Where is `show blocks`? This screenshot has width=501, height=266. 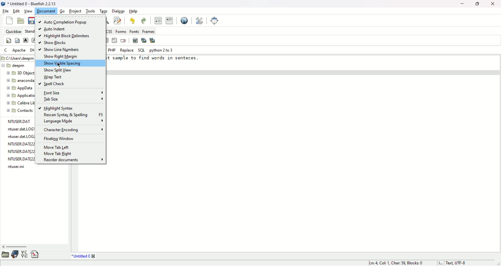
show blocks is located at coordinates (57, 43).